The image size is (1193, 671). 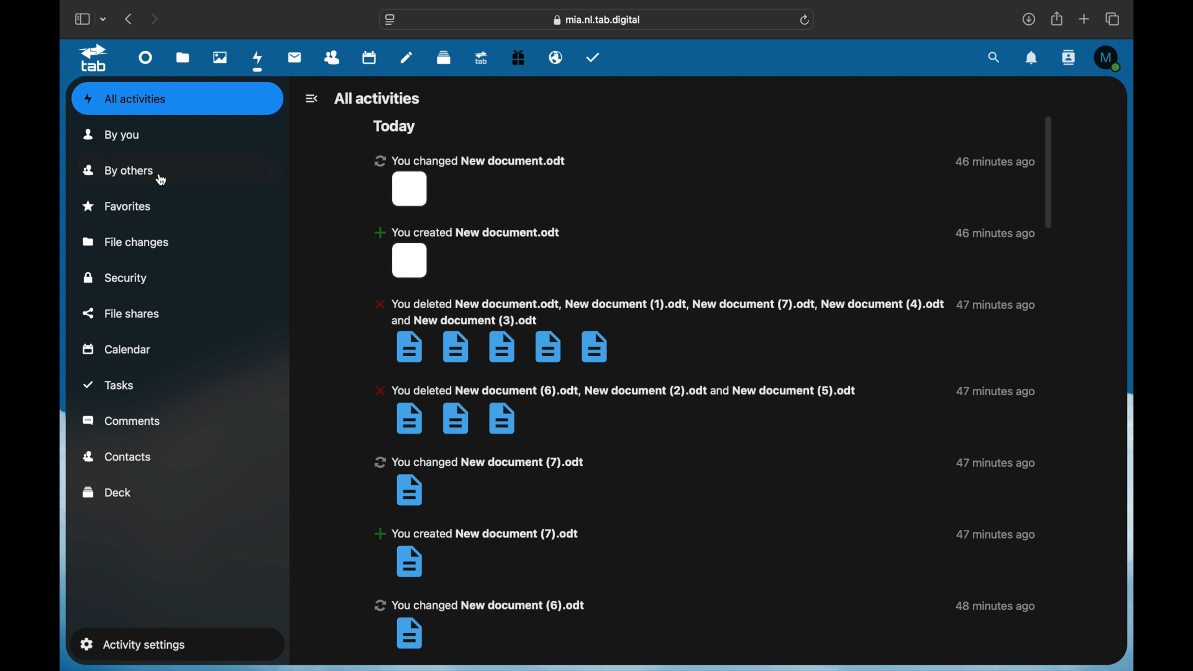 I want to click on back, so click(x=130, y=19).